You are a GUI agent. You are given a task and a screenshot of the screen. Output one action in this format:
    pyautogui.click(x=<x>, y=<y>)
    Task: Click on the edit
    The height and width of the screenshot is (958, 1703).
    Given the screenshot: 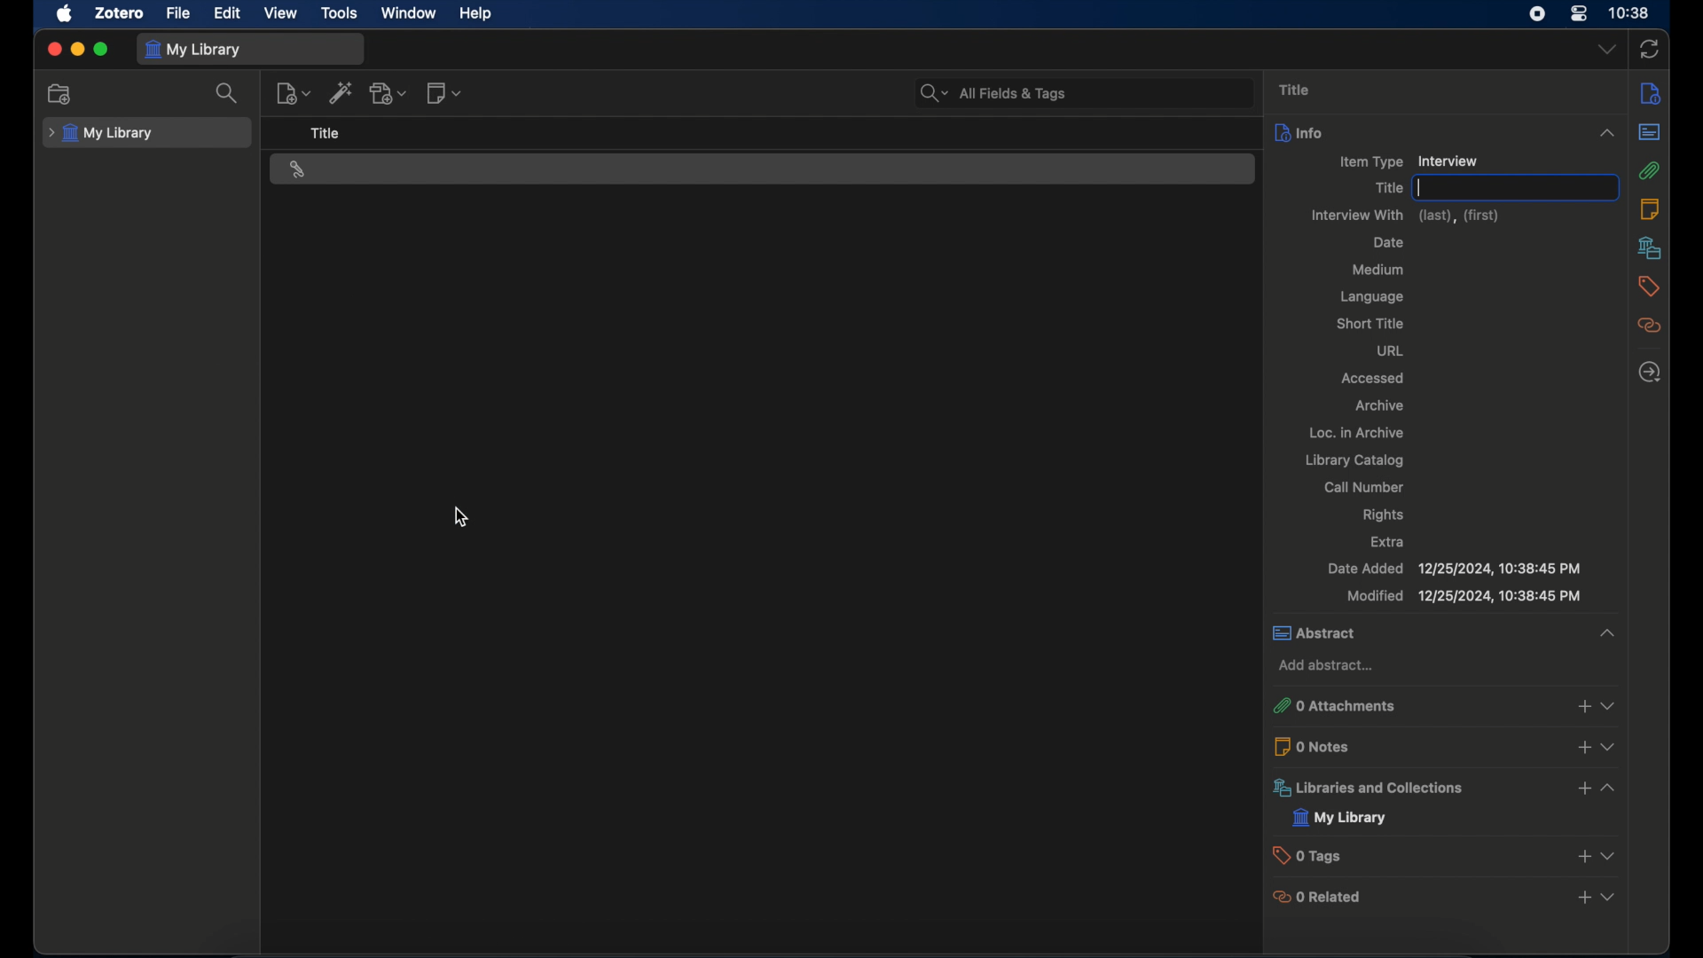 What is the action you would take?
    pyautogui.click(x=229, y=13)
    